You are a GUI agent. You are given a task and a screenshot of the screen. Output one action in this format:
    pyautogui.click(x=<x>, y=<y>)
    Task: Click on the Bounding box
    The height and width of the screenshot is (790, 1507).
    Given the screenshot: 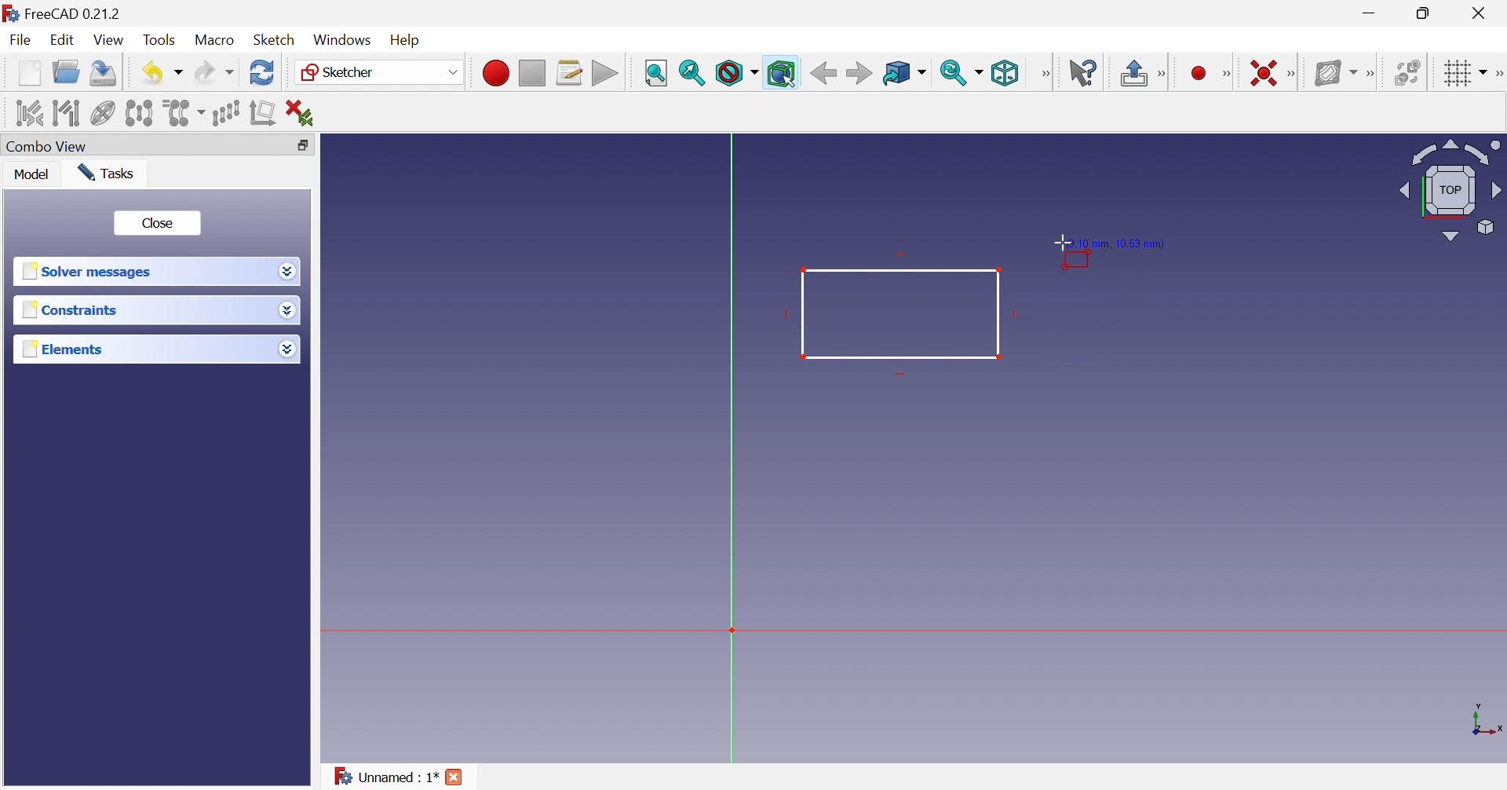 What is the action you would take?
    pyautogui.click(x=782, y=74)
    